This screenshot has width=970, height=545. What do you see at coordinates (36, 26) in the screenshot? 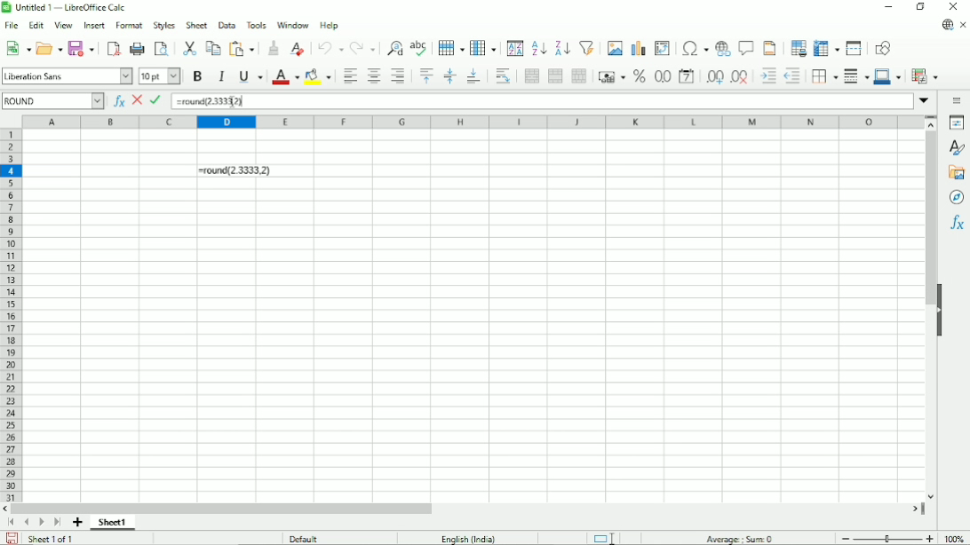
I see `Edit` at bounding box center [36, 26].